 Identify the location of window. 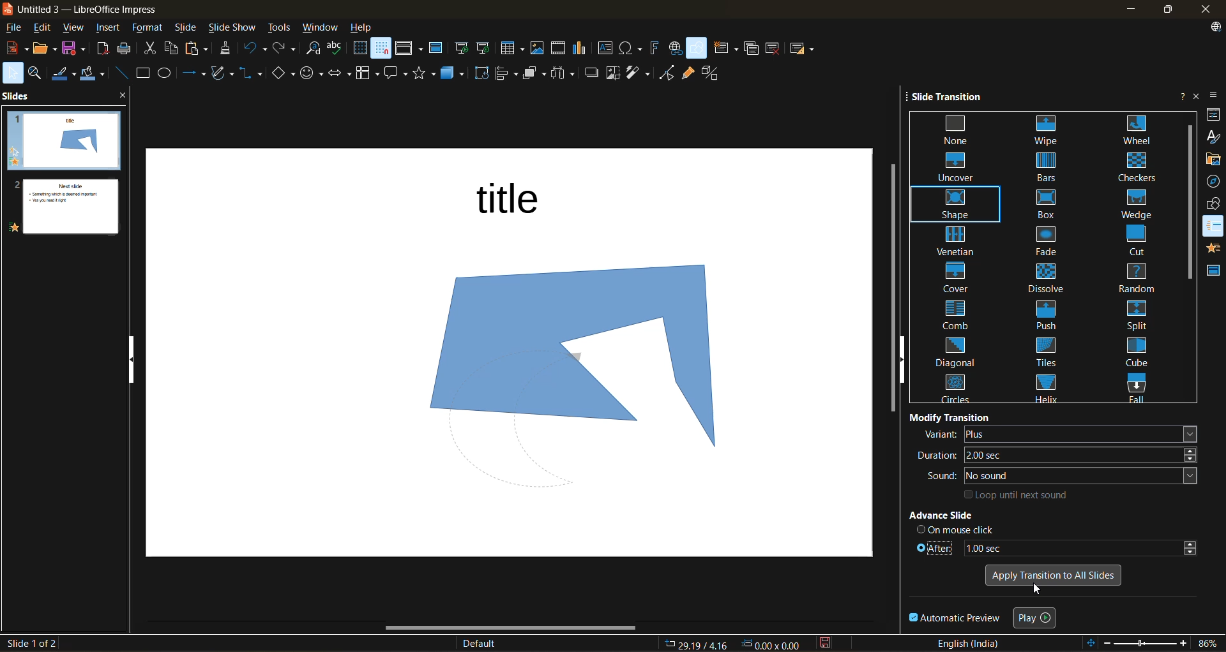
(322, 27).